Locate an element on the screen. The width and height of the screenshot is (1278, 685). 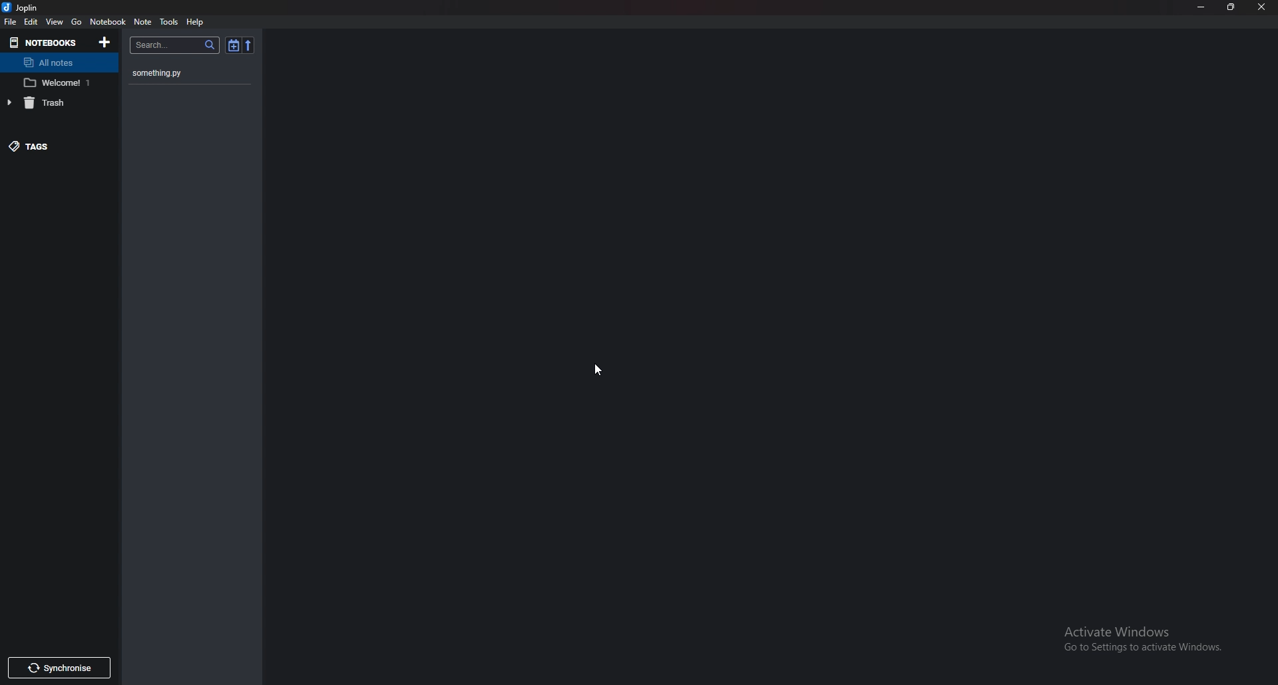
Reverse sort order is located at coordinates (247, 46).